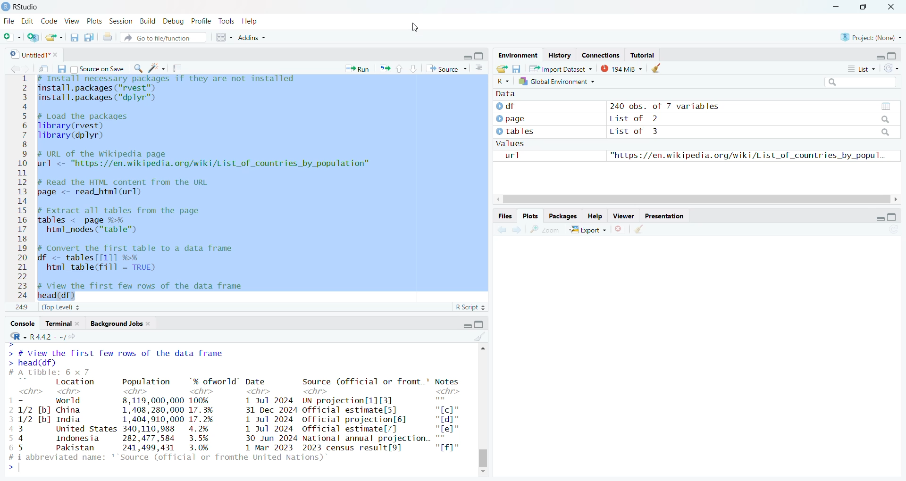 The height and width of the screenshot is (481, 906). Describe the element at coordinates (512, 119) in the screenshot. I see `page` at that location.